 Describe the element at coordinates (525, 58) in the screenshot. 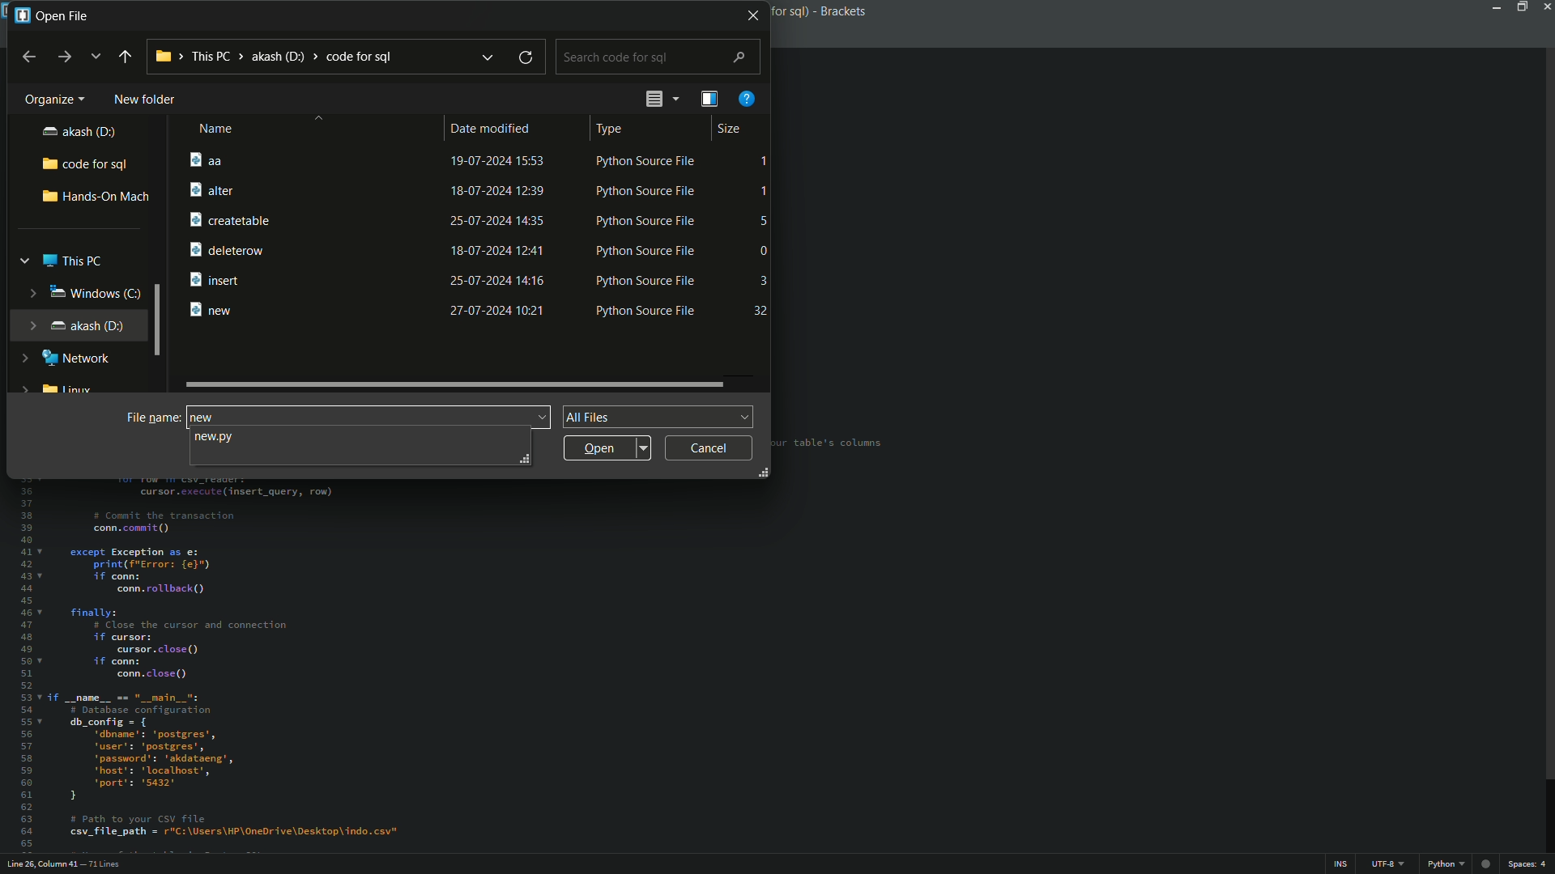

I see `refresh` at that location.